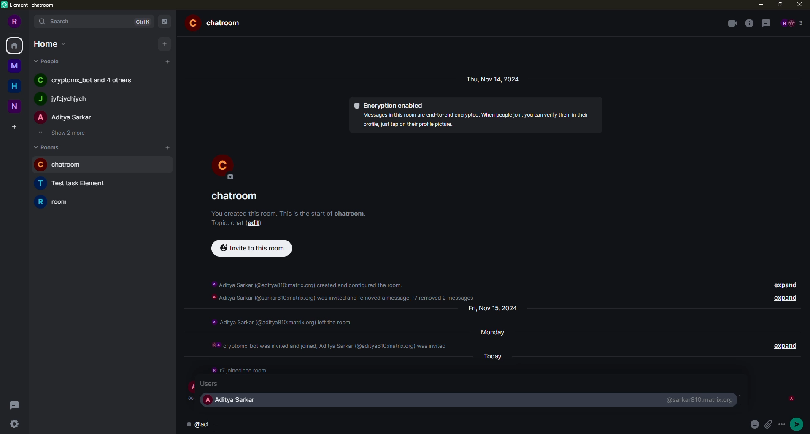 Image resolution: width=810 pixels, height=434 pixels. I want to click on navigator, so click(165, 21).